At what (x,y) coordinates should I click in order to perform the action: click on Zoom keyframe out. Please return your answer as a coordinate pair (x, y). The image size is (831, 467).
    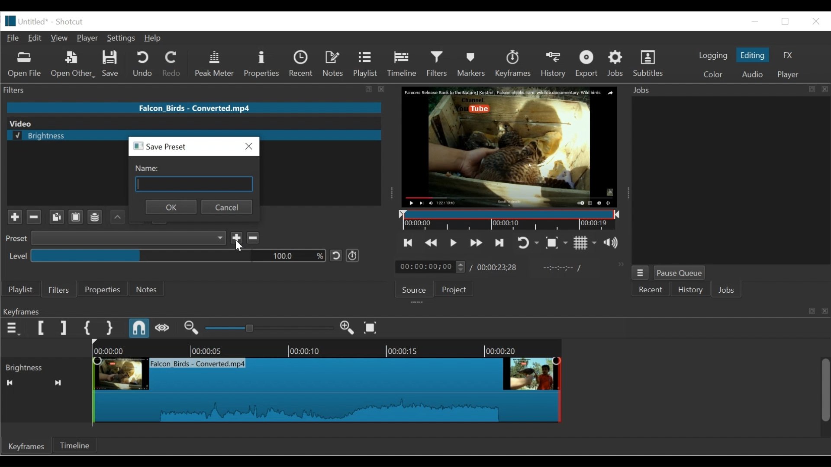
    Looking at the image, I should click on (191, 328).